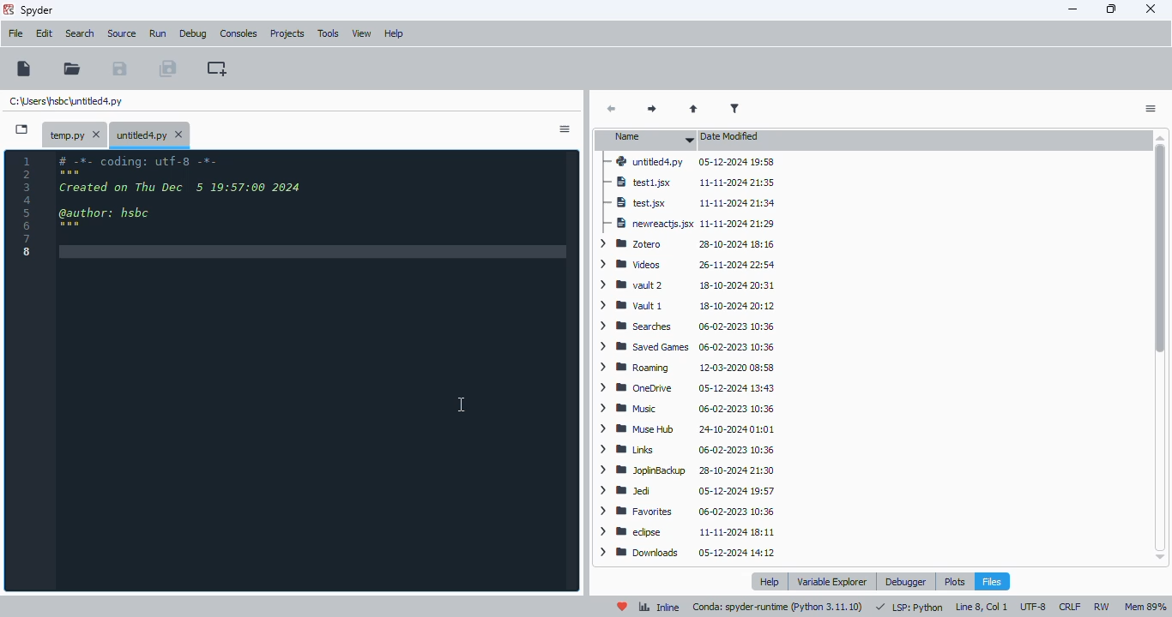 This screenshot has width=1172, height=617. What do you see at coordinates (638, 511) in the screenshot?
I see `Favorites` at bounding box center [638, 511].